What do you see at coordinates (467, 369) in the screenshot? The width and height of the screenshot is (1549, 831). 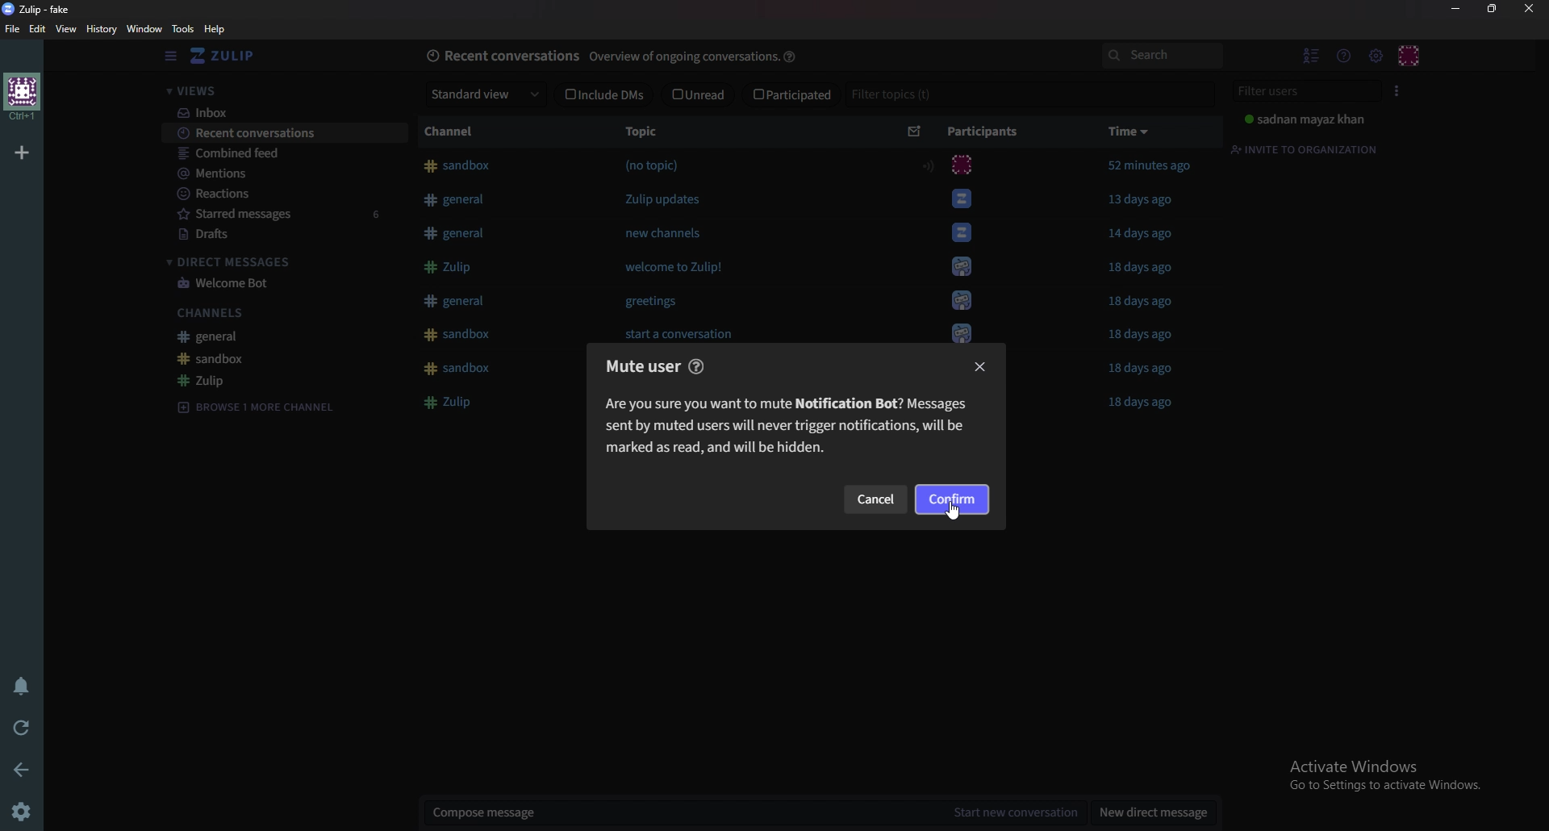 I see `#sandbox` at bounding box center [467, 369].